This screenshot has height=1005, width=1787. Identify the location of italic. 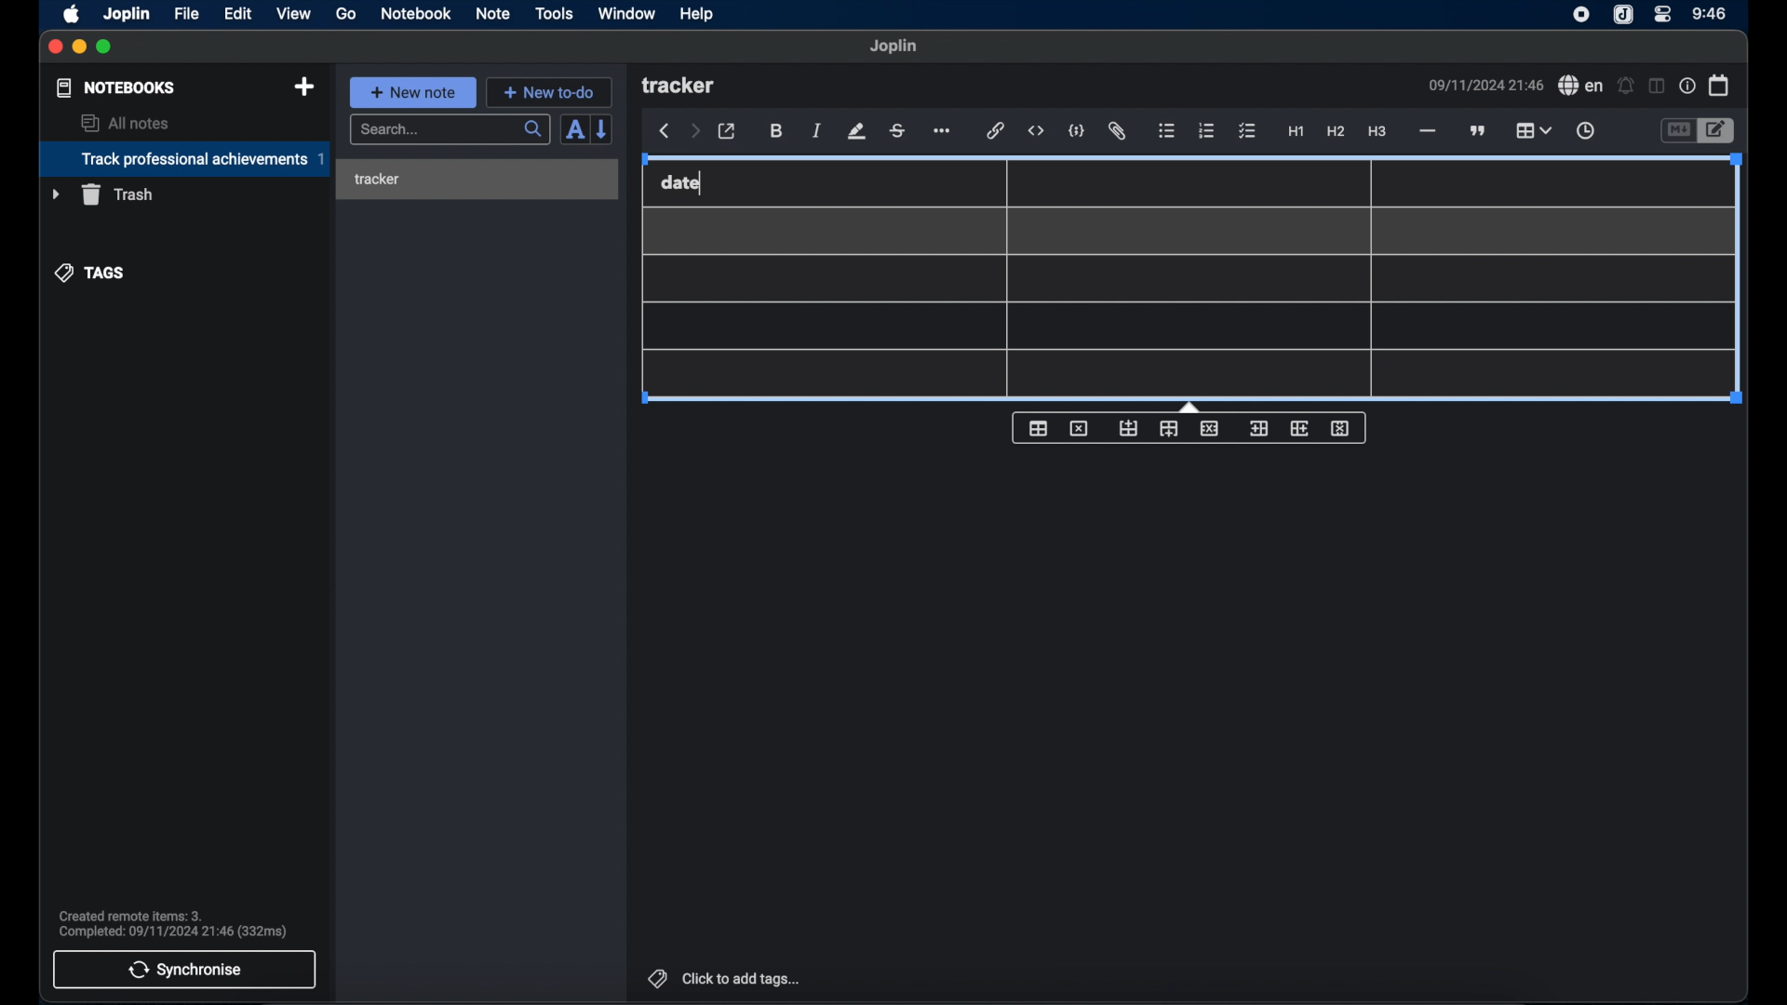
(817, 132).